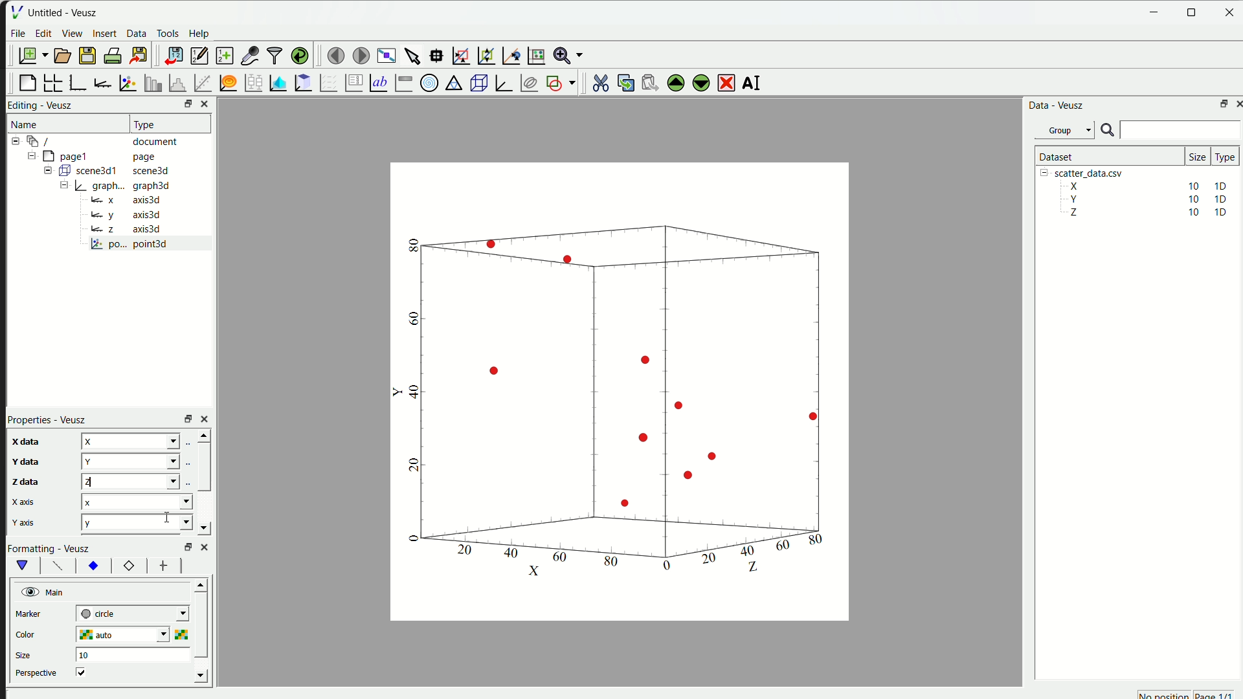 Image resolution: width=1243 pixels, height=699 pixels. Describe the element at coordinates (121, 187) in the screenshot. I see `= | graph... graph3d` at that location.